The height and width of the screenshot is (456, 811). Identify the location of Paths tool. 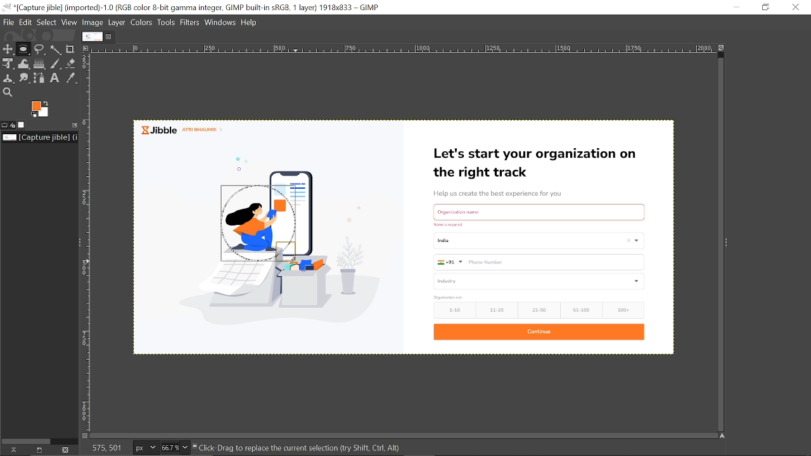
(41, 77).